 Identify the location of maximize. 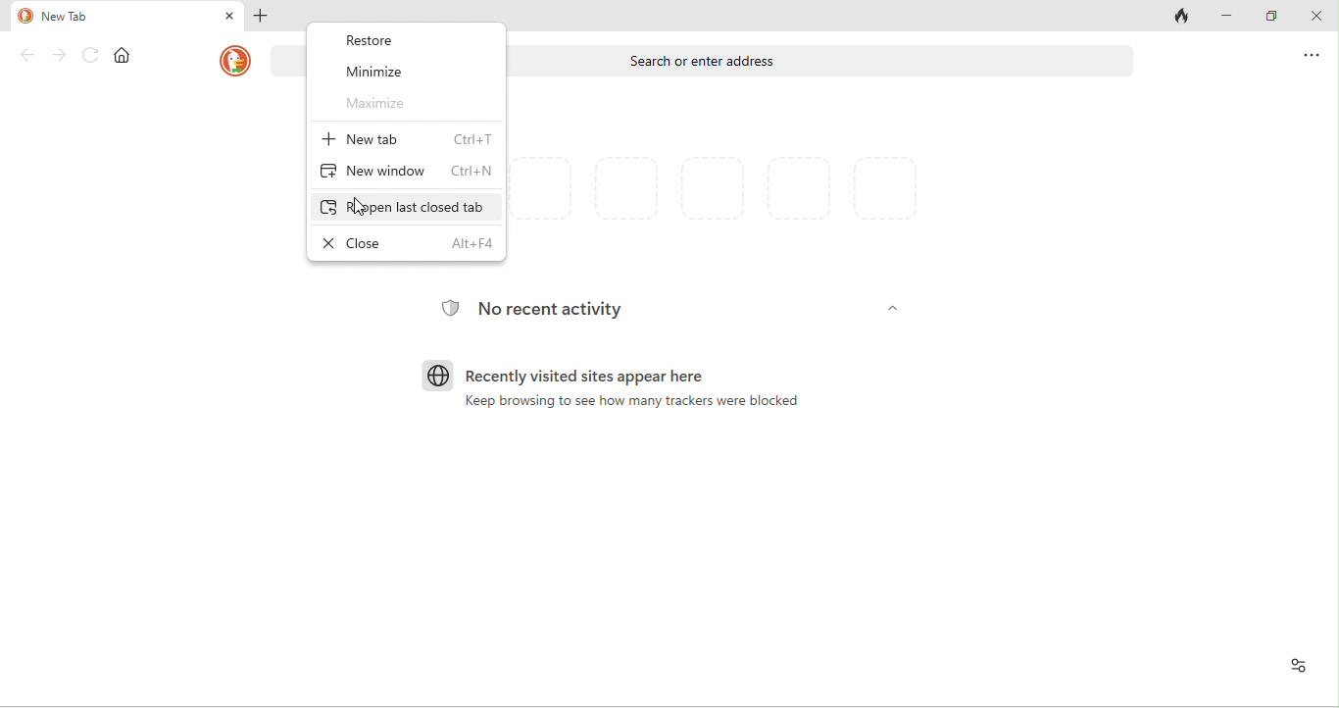
(382, 106).